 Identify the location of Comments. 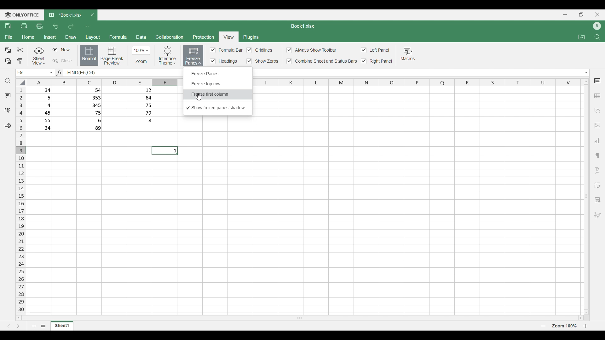
(8, 95).